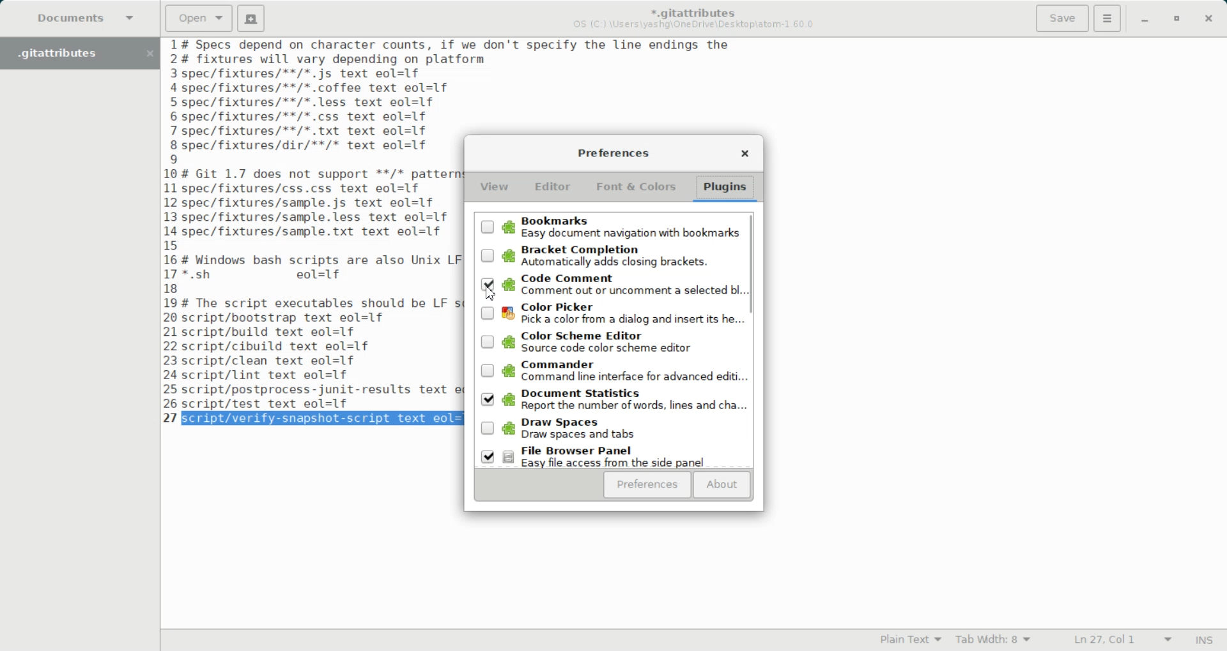 This screenshot has height=651, width=1227. I want to click on Commander: Command line interface for advanced edit.., so click(608, 372).